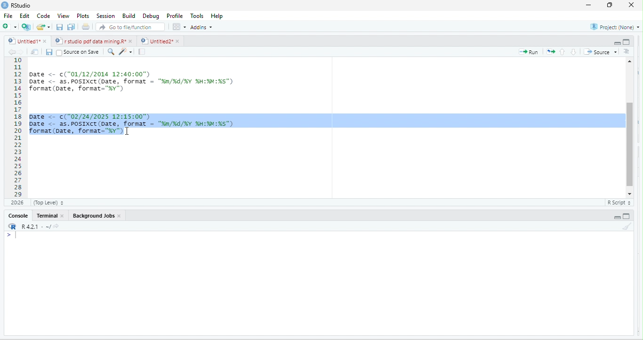  I want to click on find/ replace, so click(109, 52).